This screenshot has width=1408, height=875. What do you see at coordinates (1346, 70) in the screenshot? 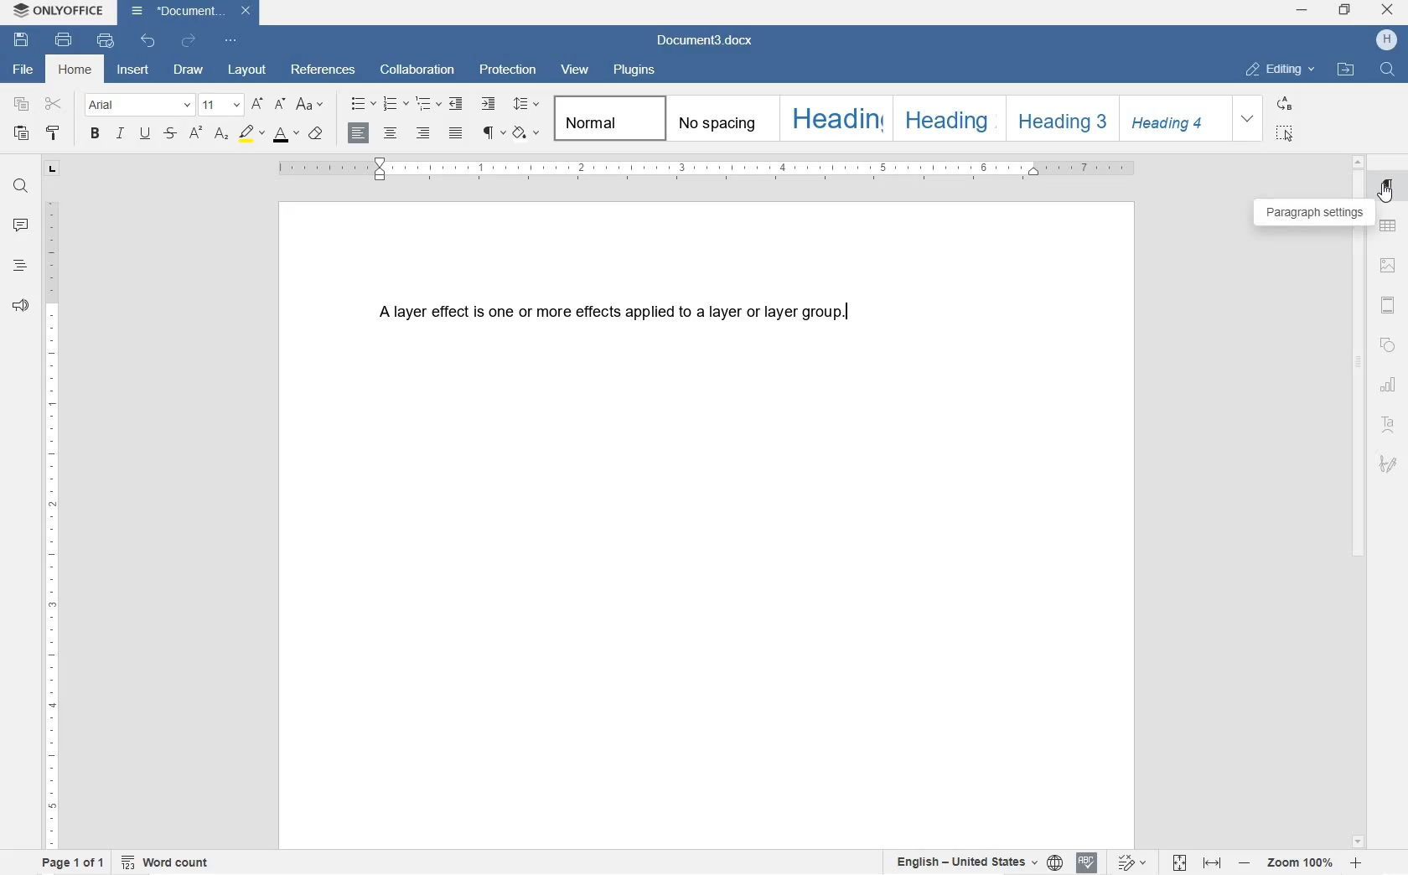
I see `OPEN FILE LOCATION` at bounding box center [1346, 70].